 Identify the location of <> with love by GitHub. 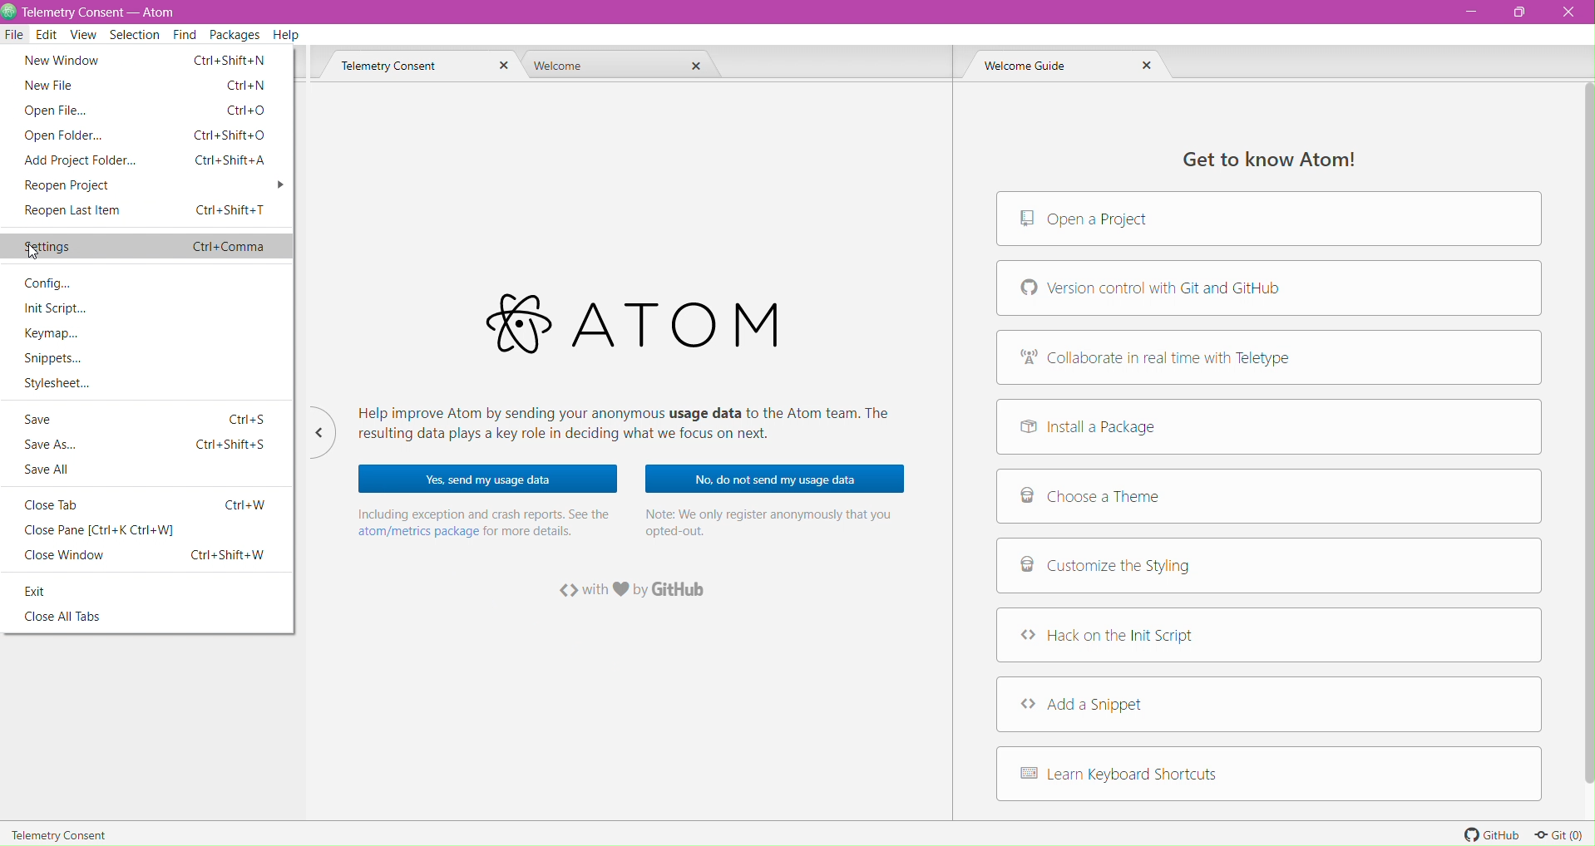
(637, 593).